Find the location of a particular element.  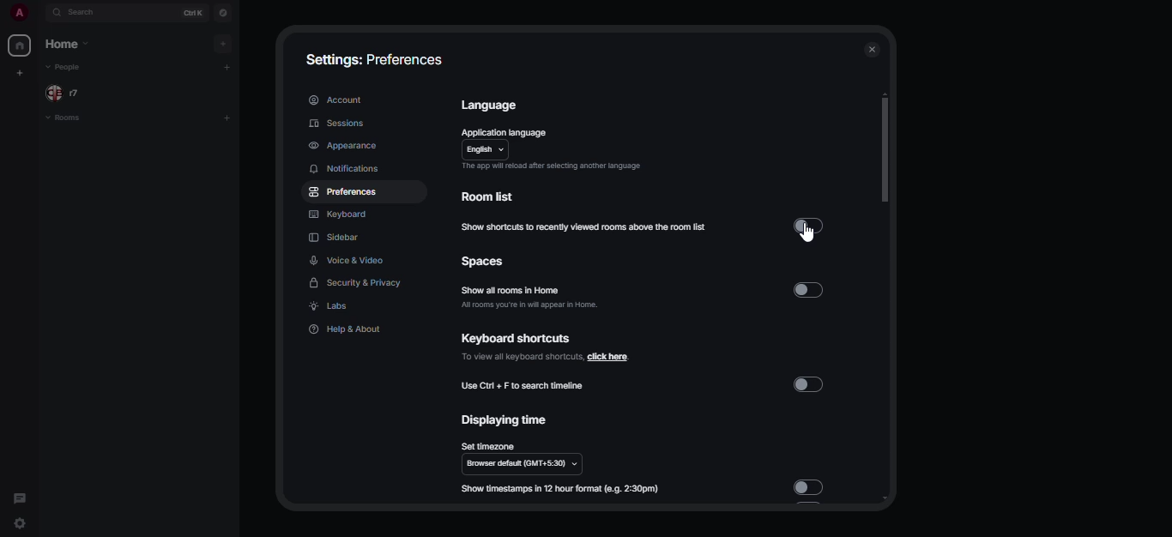

show all rooms in home is located at coordinates (514, 291).